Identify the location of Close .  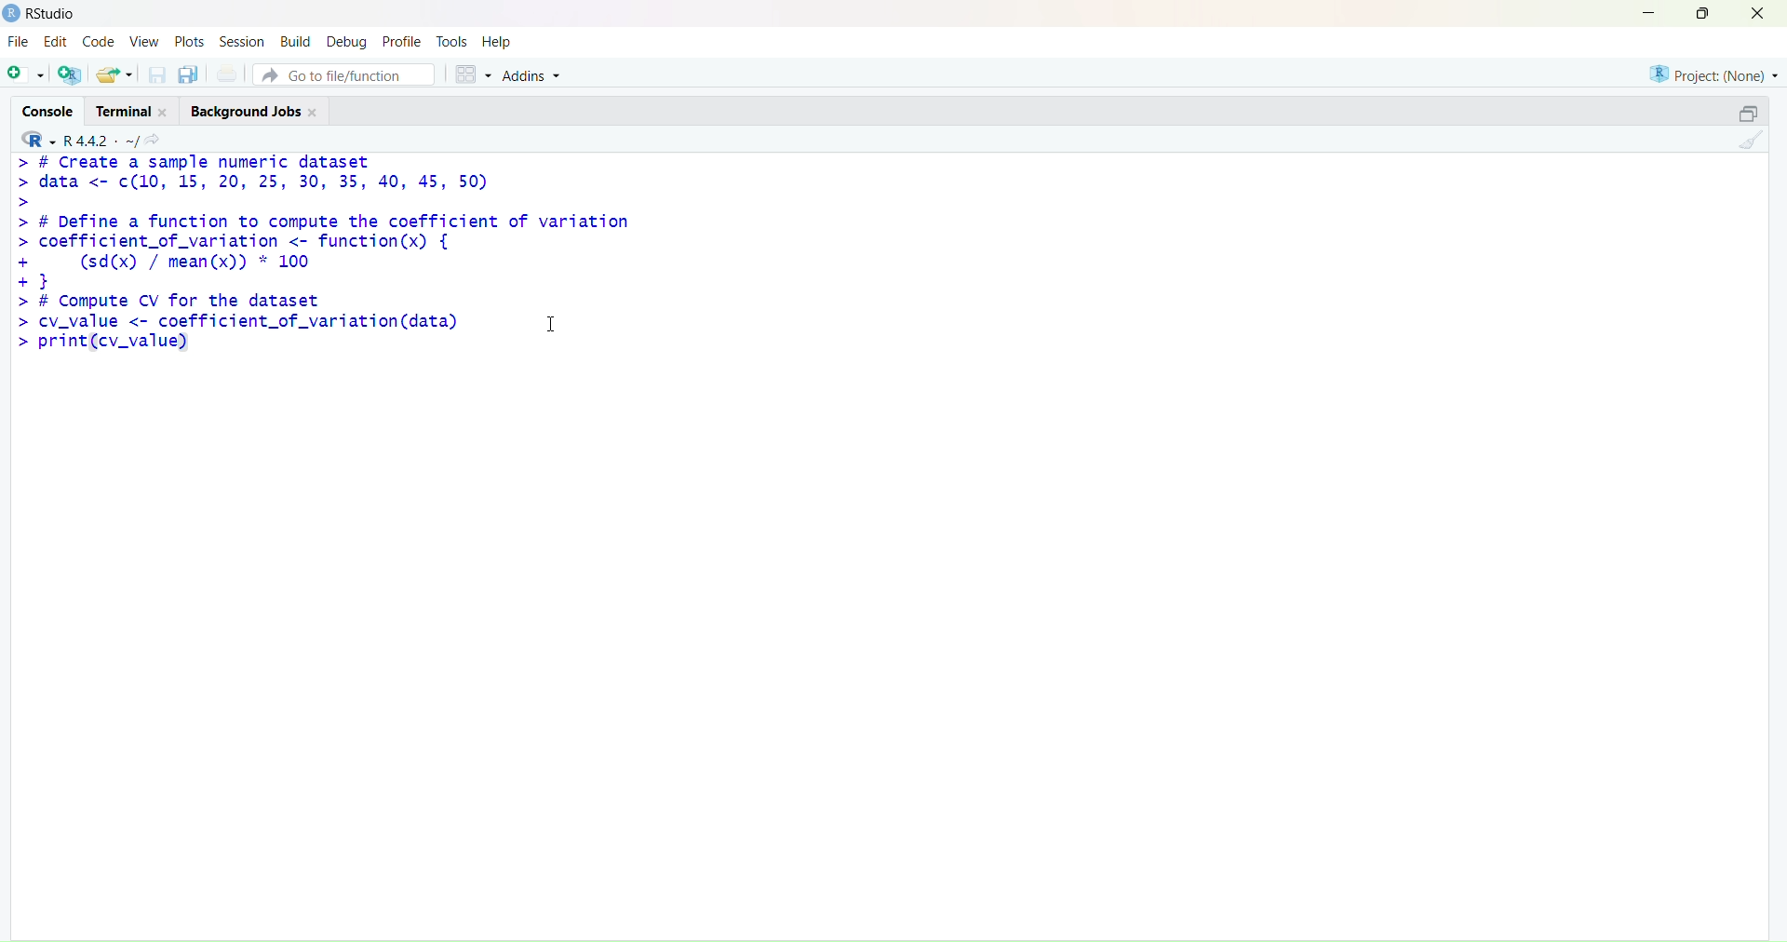
(165, 113).